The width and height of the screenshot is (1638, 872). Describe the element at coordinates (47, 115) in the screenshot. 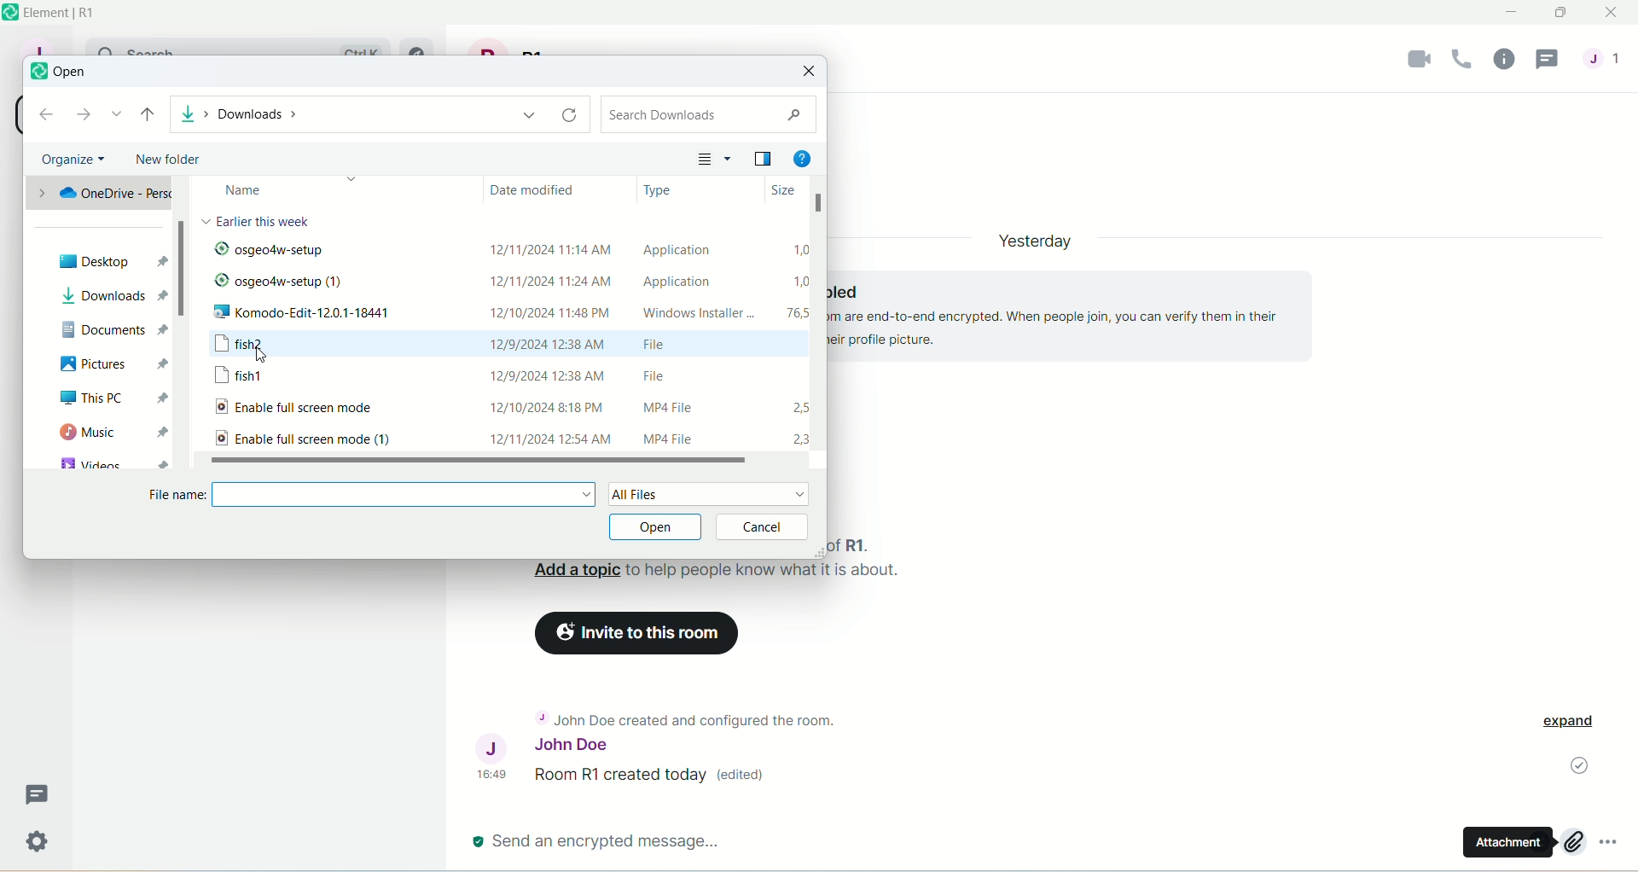

I see `go back` at that location.